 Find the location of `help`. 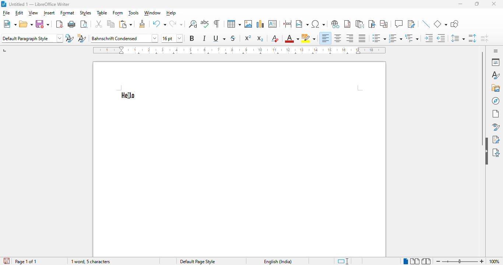

help is located at coordinates (172, 13).